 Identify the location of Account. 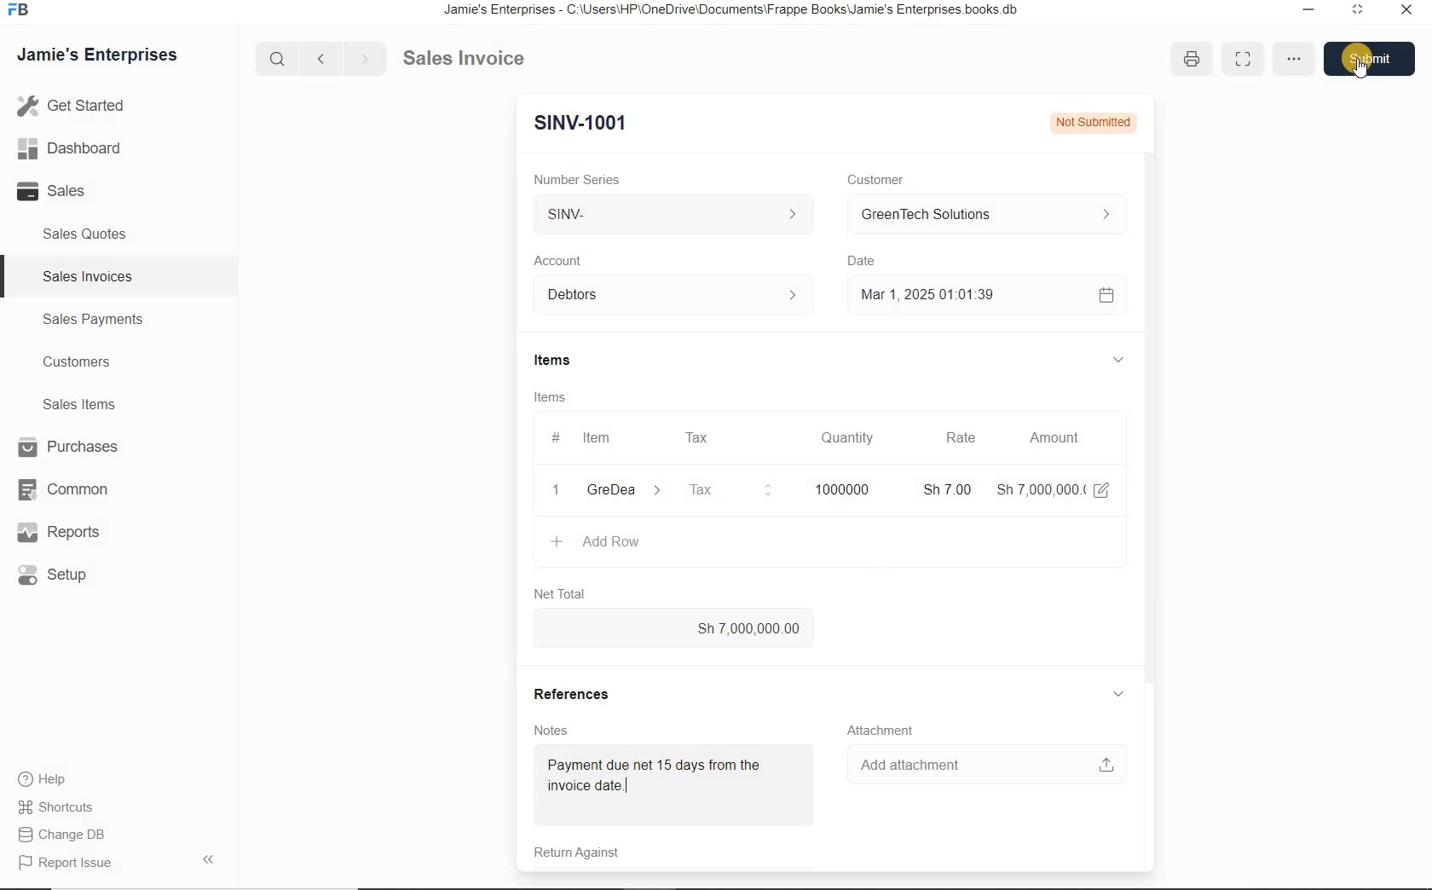
(559, 260).